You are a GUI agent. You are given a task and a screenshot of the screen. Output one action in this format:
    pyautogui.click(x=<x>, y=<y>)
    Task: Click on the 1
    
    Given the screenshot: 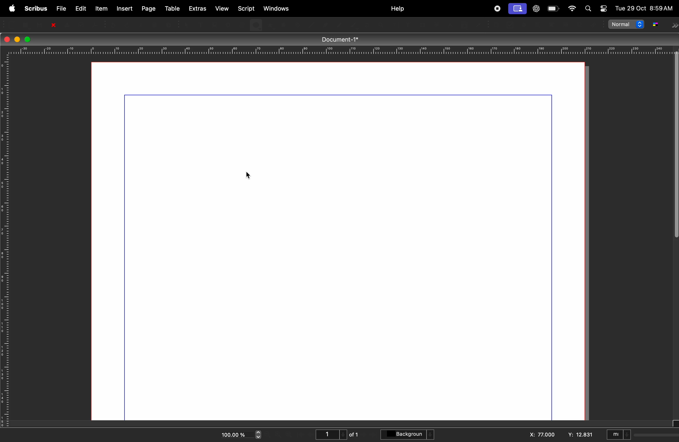 What is the action you would take?
    pyautogui.click(x=330, y=434)
    